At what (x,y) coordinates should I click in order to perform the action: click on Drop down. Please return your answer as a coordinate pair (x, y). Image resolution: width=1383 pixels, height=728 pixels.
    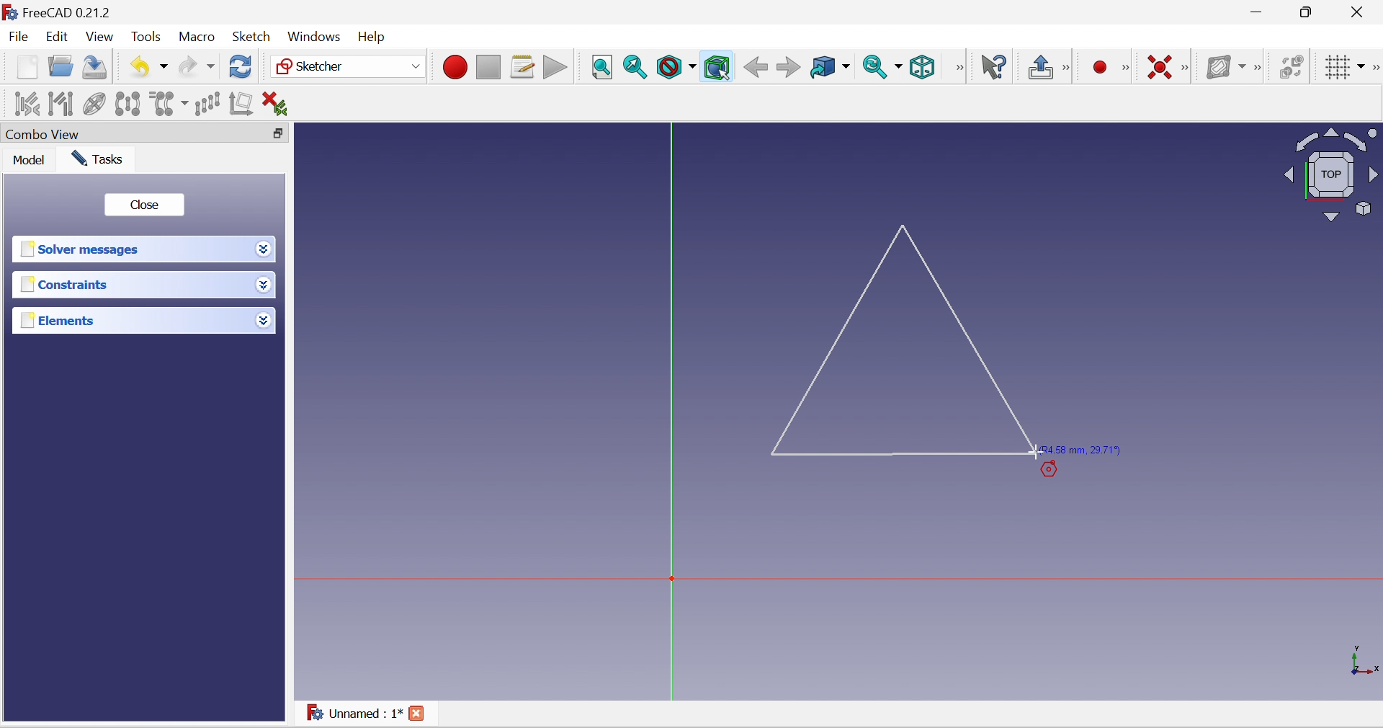
    Looking at the image, I should click on (264, 285).